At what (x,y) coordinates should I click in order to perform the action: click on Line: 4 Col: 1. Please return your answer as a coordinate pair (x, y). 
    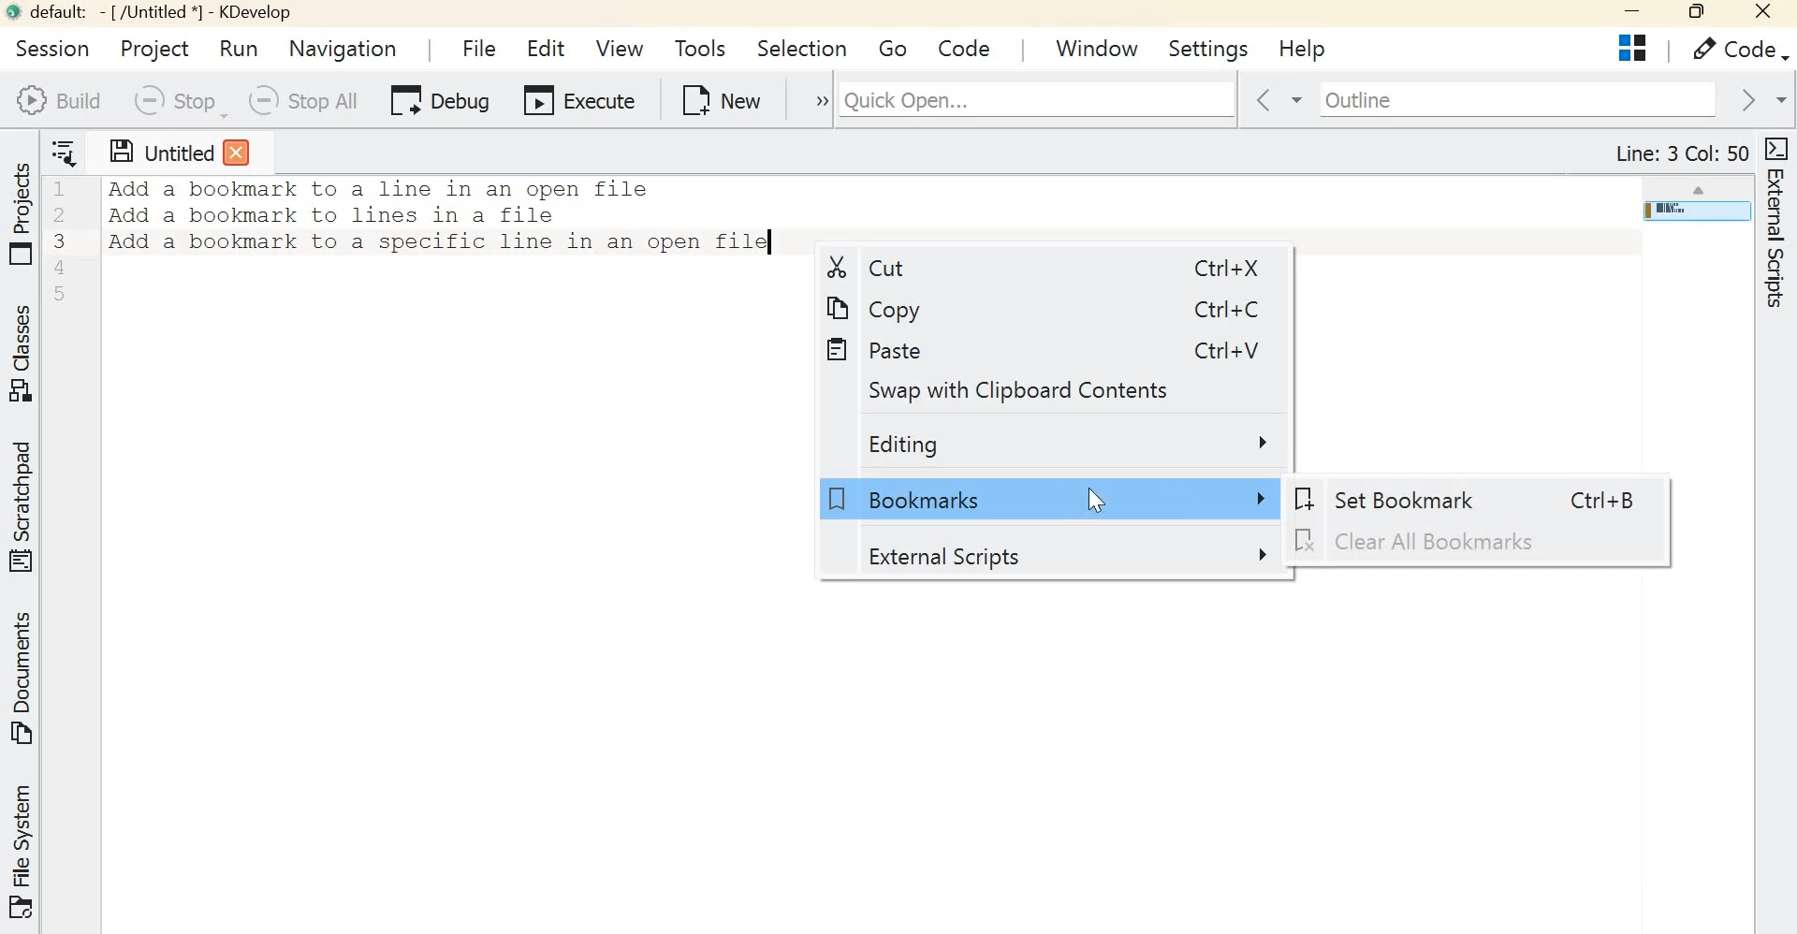
    Looking at the image, I should click on (1686, 154).